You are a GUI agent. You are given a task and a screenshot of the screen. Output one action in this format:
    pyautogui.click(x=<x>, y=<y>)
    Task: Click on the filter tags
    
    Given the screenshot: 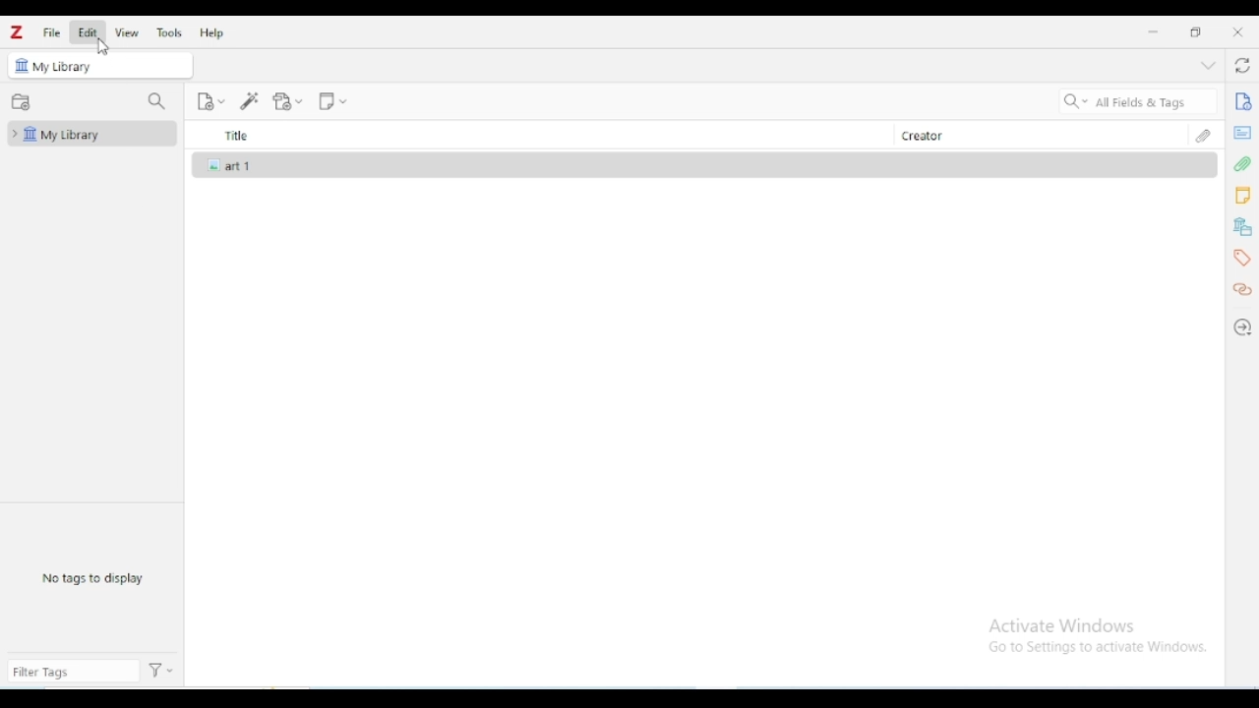 What is the action you would take?
    pyautogui.click(x=73, y=671)
    